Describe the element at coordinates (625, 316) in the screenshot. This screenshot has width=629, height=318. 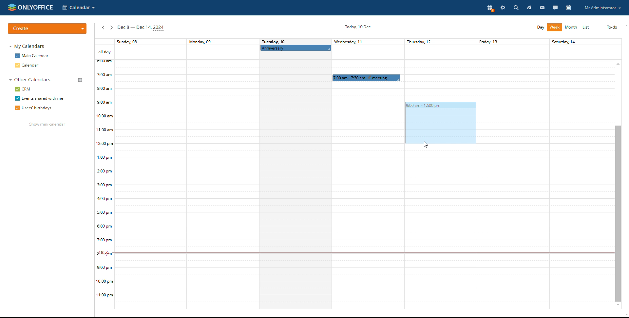
I see `scroll down` at that location.